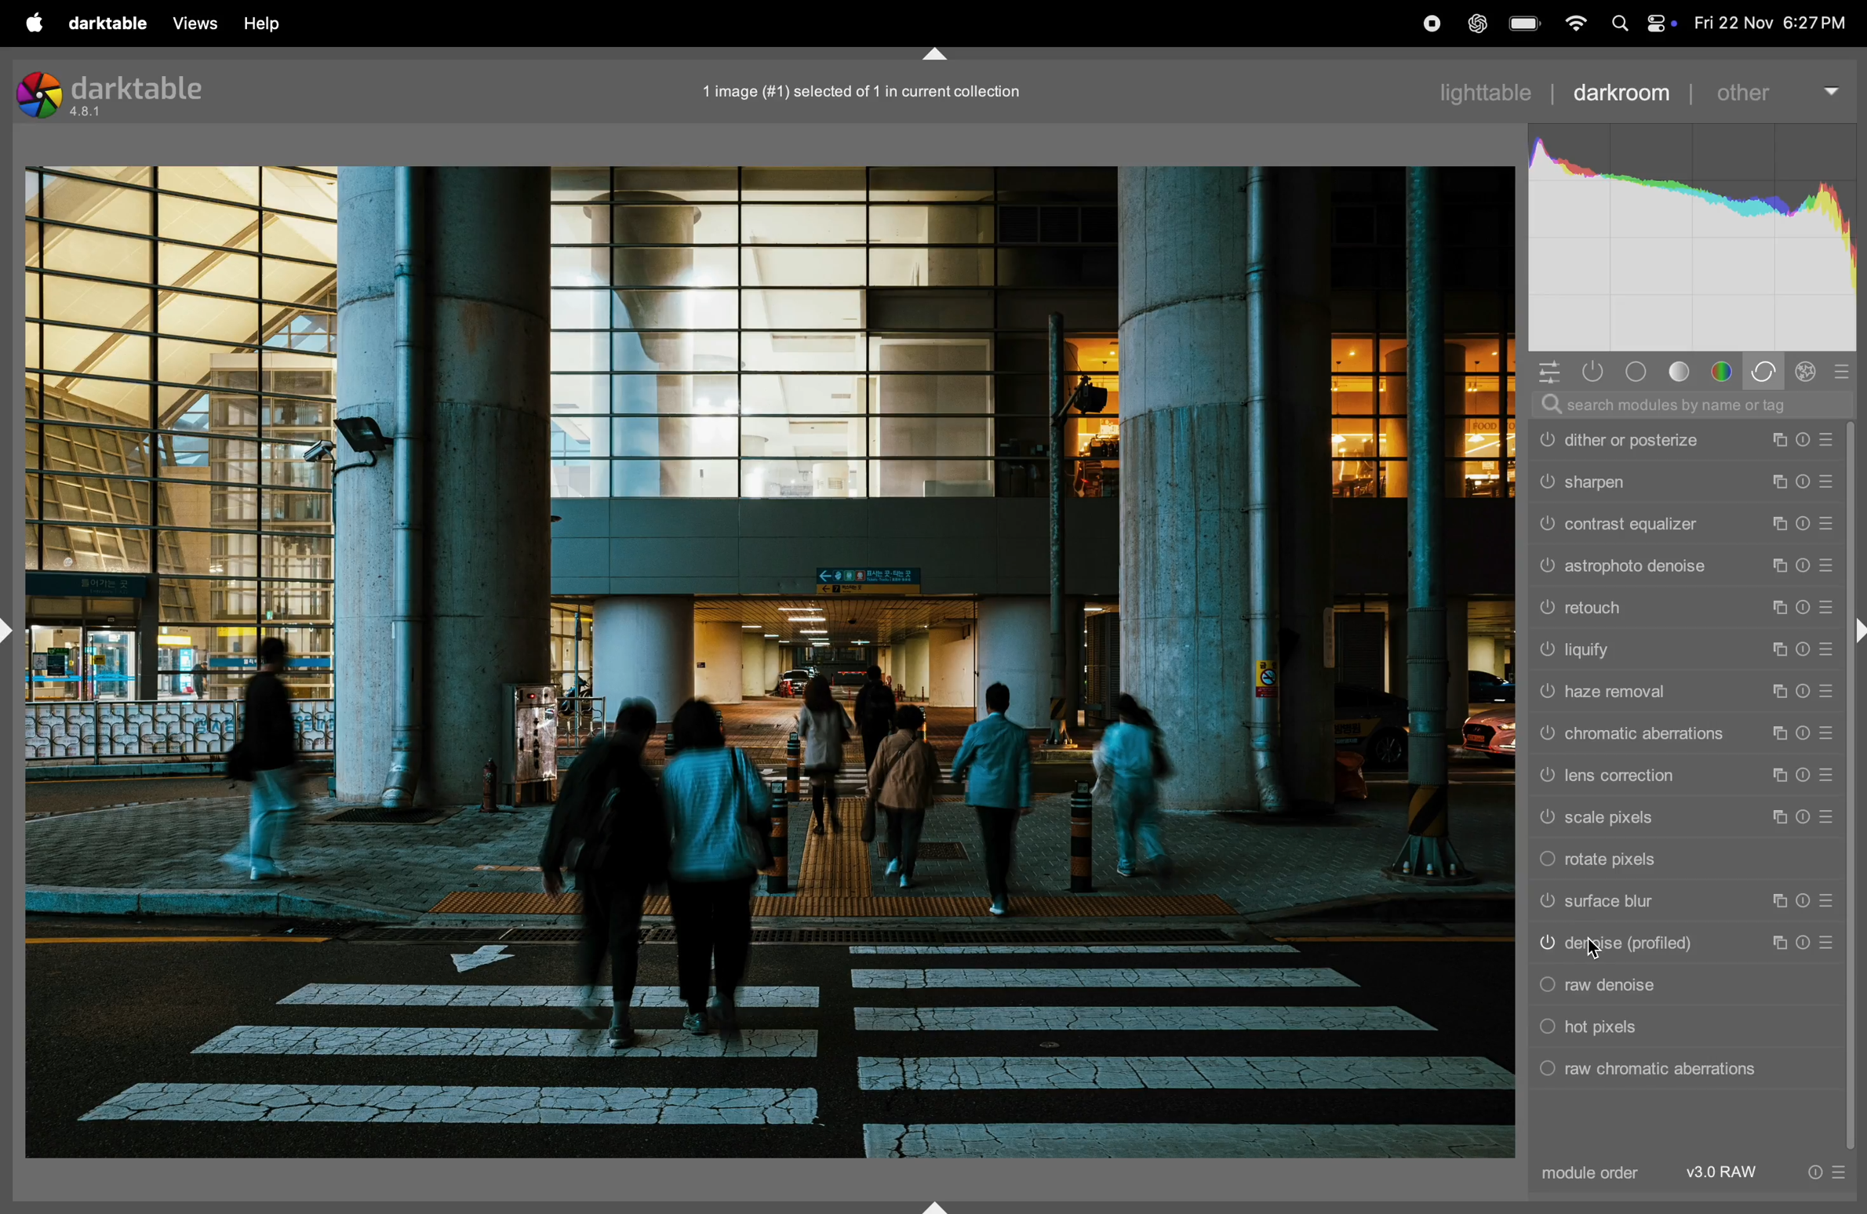 The height and width of the screenshot is (1214, 1867). I want to click on retouch, so click(1684, 608).